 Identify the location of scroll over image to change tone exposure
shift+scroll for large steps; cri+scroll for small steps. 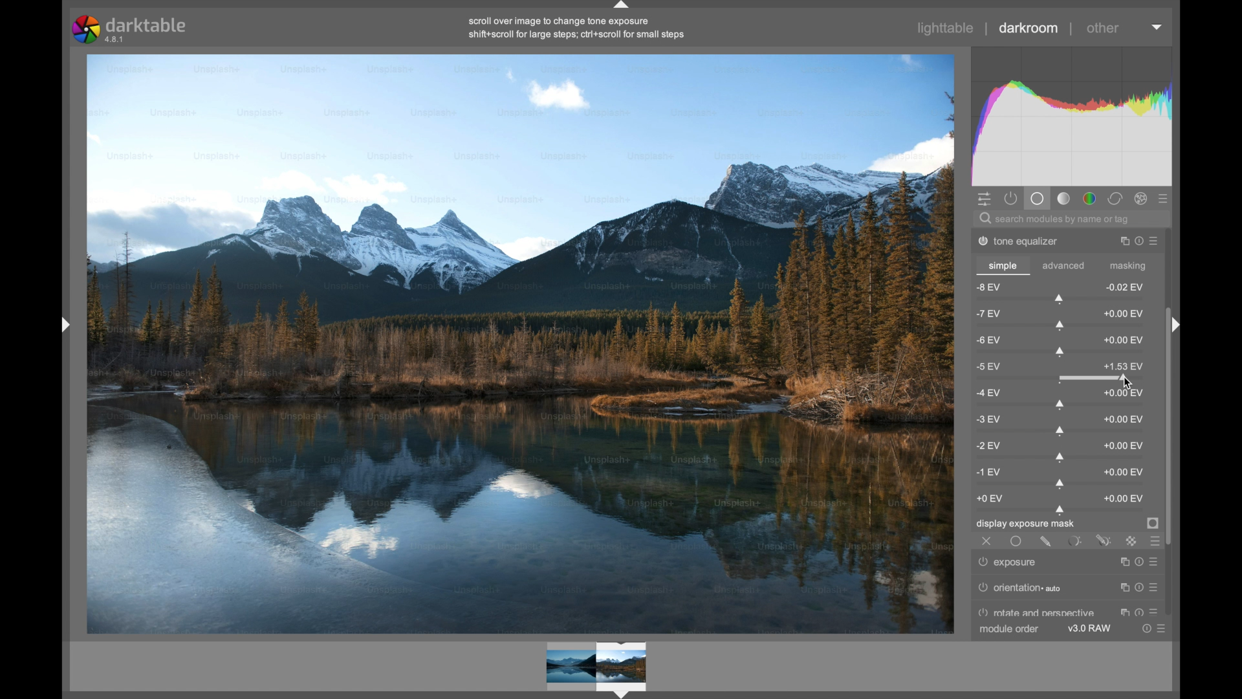
(573, 30).